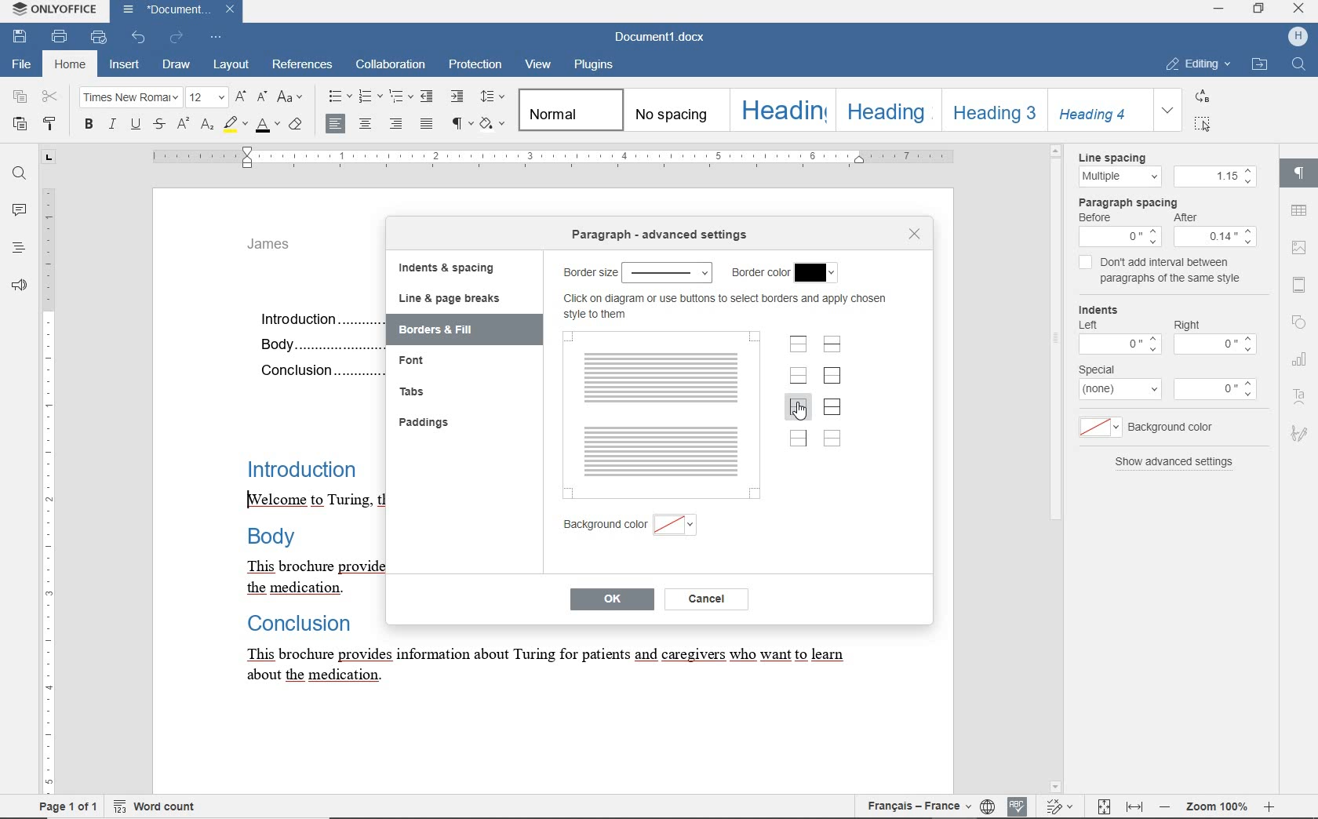  I want to click on checkbox, so click(1086, 264).